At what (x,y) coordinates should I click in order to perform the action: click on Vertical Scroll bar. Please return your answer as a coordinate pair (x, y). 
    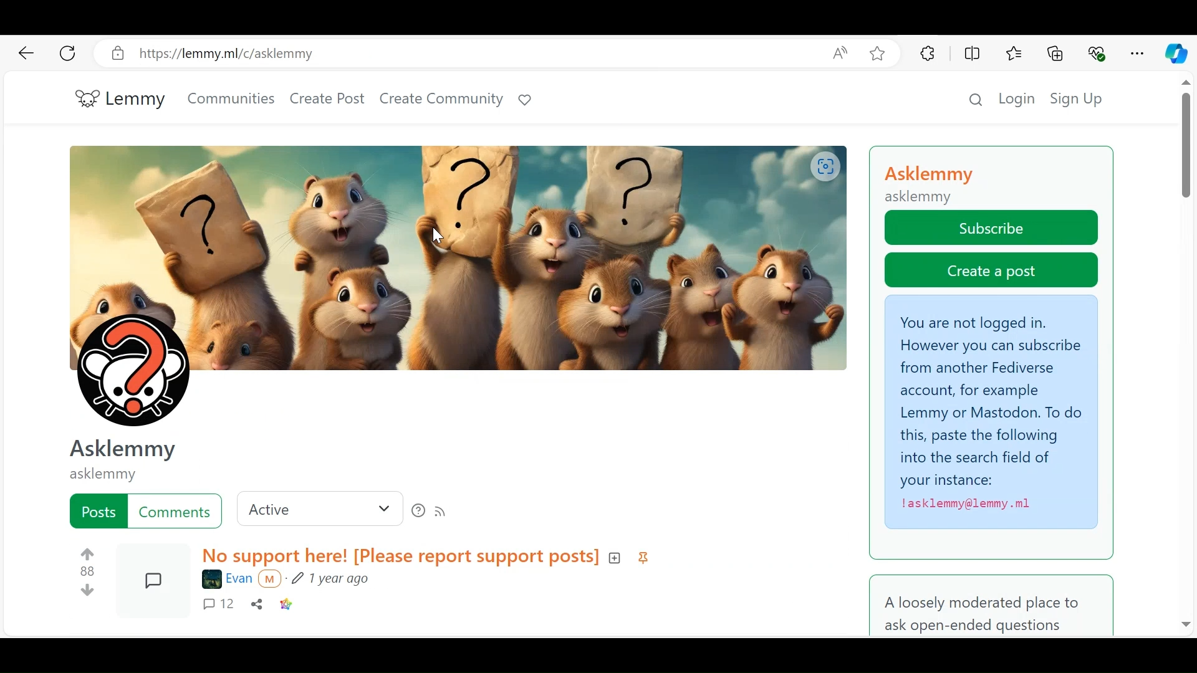
    Looking at the image, I should click on (1186, 151).